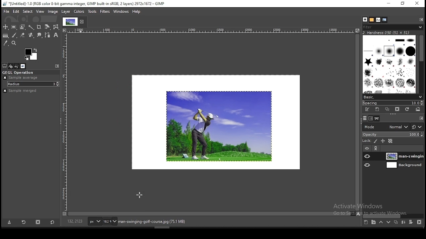  Describe the element at coordinates (383, 141) in the screenshot. I see `lock size and position` at that location.